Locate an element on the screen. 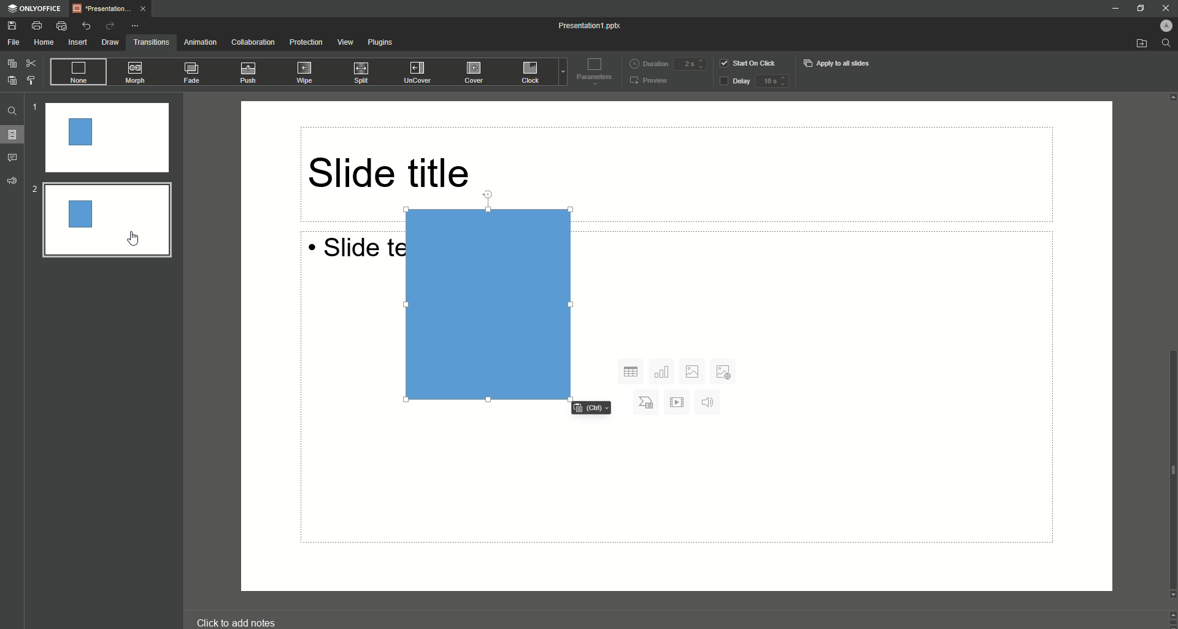  Presentation 1 is located at coordinates (592, 27).